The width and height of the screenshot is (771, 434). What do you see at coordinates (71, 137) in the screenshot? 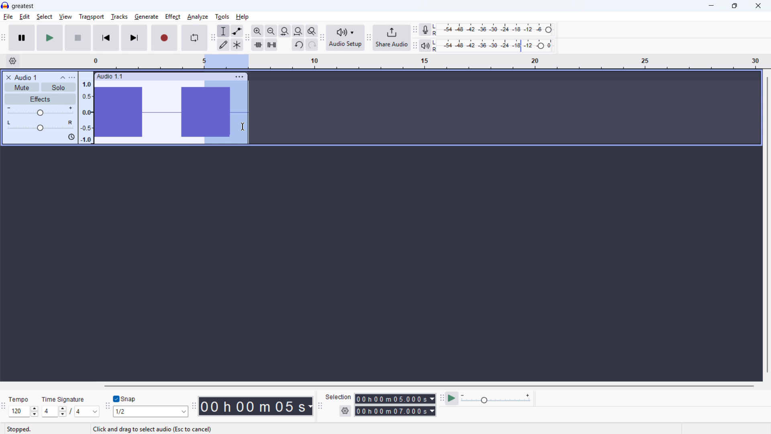
I see `sync-lock is on` at bounding box center [71, 137].